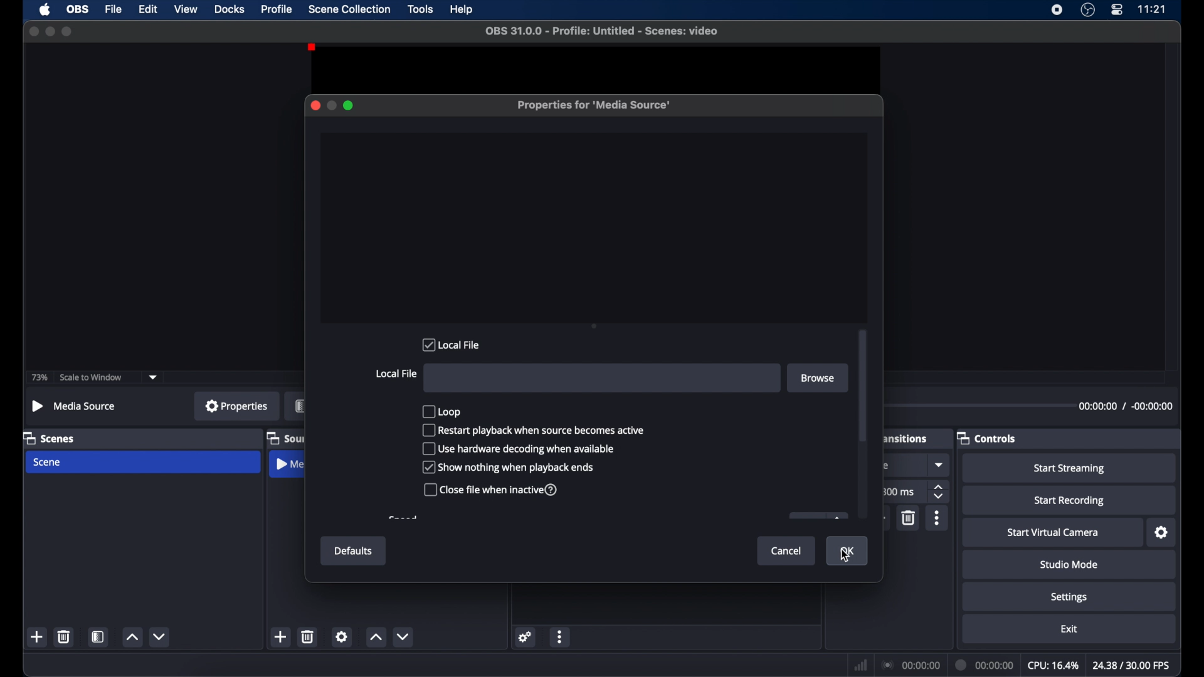 This screenshot has height=677, width=1204. What do you see at coordinates (65, 636) in the screenshot?
I see `delete` at bounding box center [65, 636].